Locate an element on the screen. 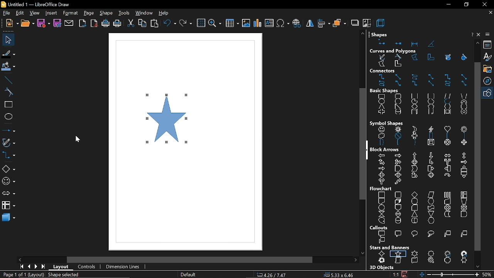 The image size is (494, 278). help  is located at coordinates (472, 34).